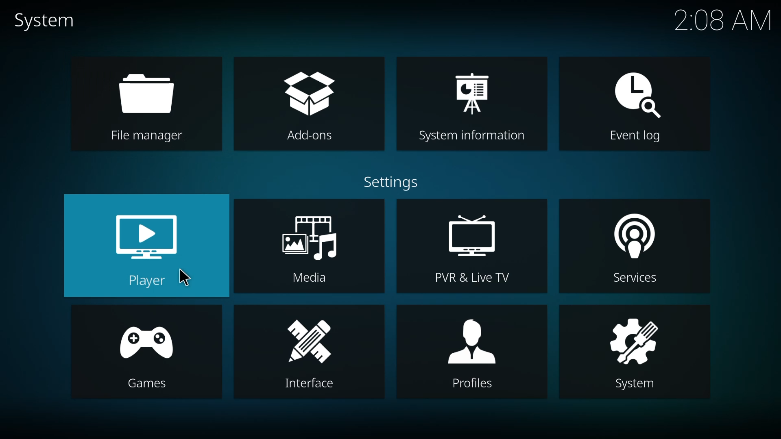 This screenshot has height=439, width=781. Describe the element at coordinates (46, 19) in the screenshot. I see `system` at that location.